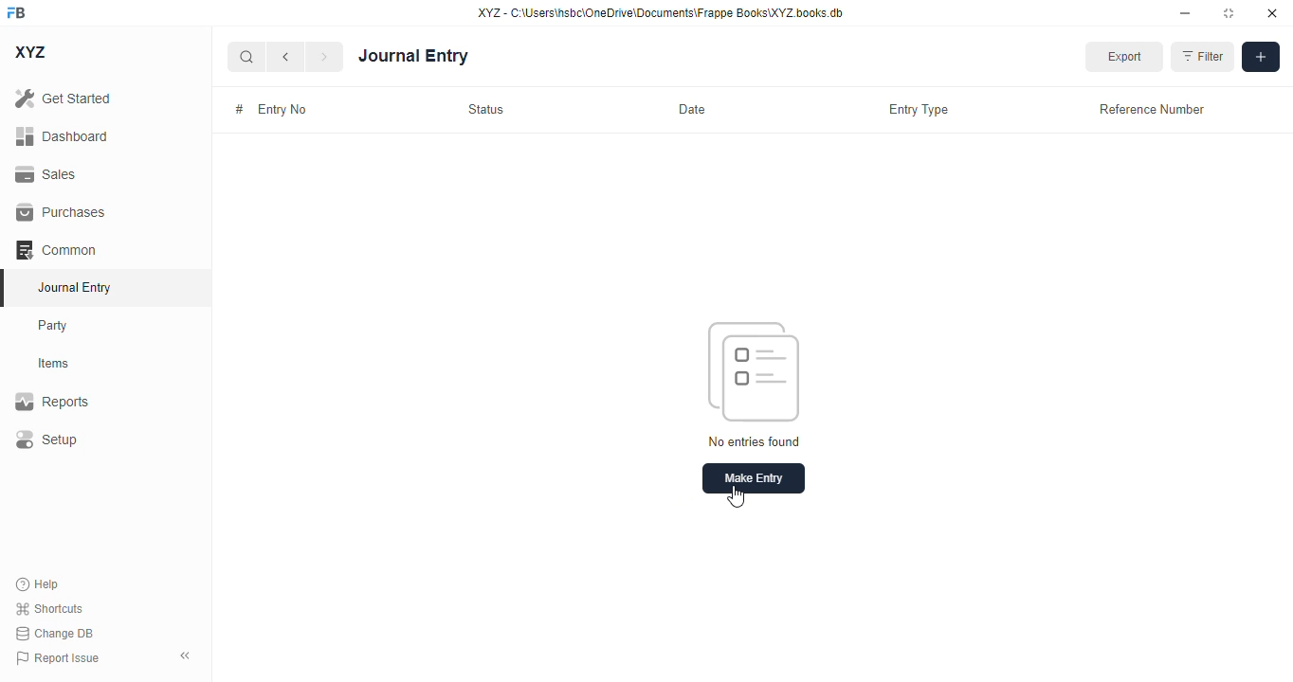  Describe the element at coordinates (692, 109) in the screenshot. I see `date` at that location.